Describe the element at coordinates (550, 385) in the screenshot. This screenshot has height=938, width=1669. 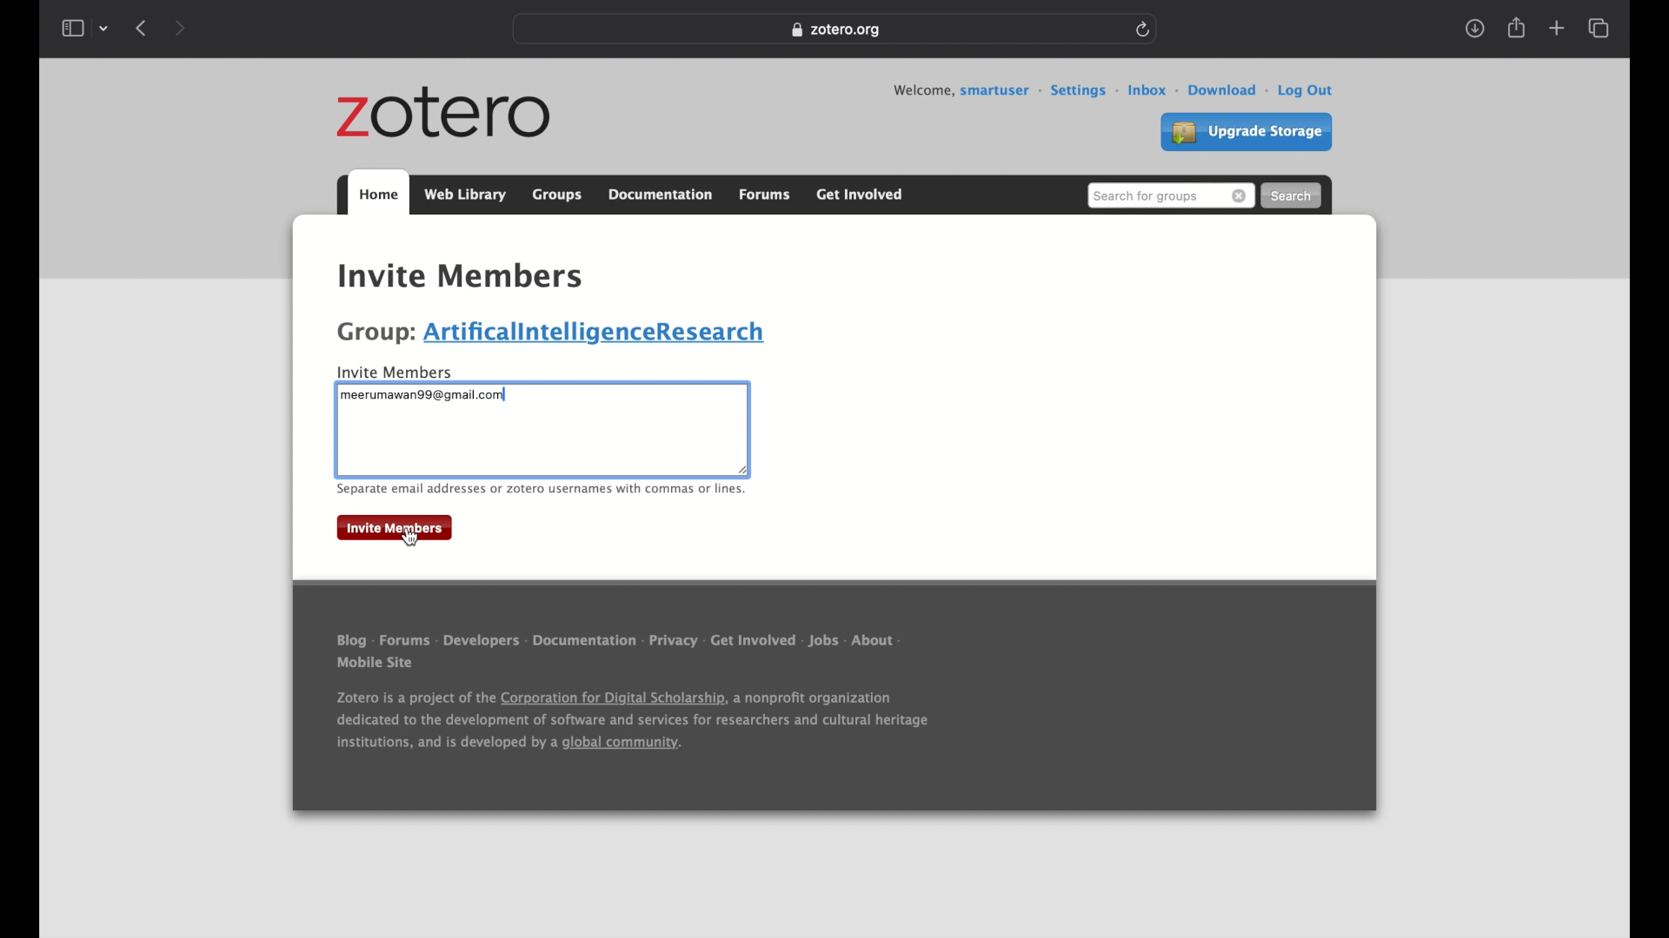
I see `highlighted text boundary` at that location.